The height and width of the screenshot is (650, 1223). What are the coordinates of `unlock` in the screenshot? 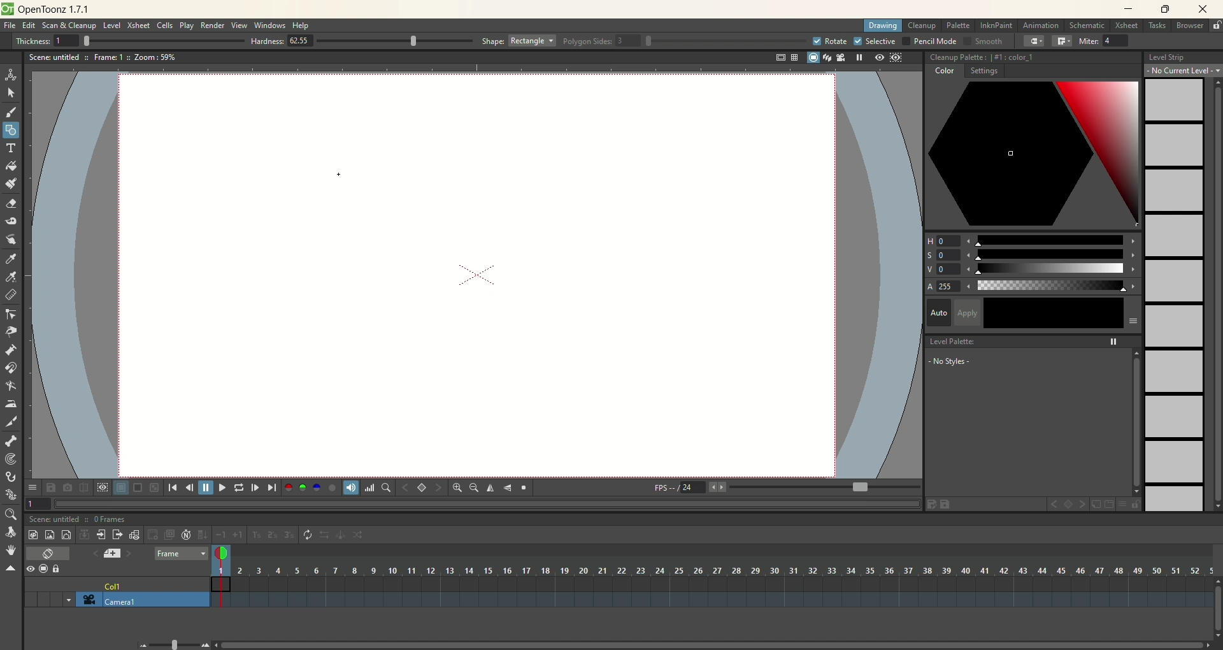 It's located at (1217, 26).